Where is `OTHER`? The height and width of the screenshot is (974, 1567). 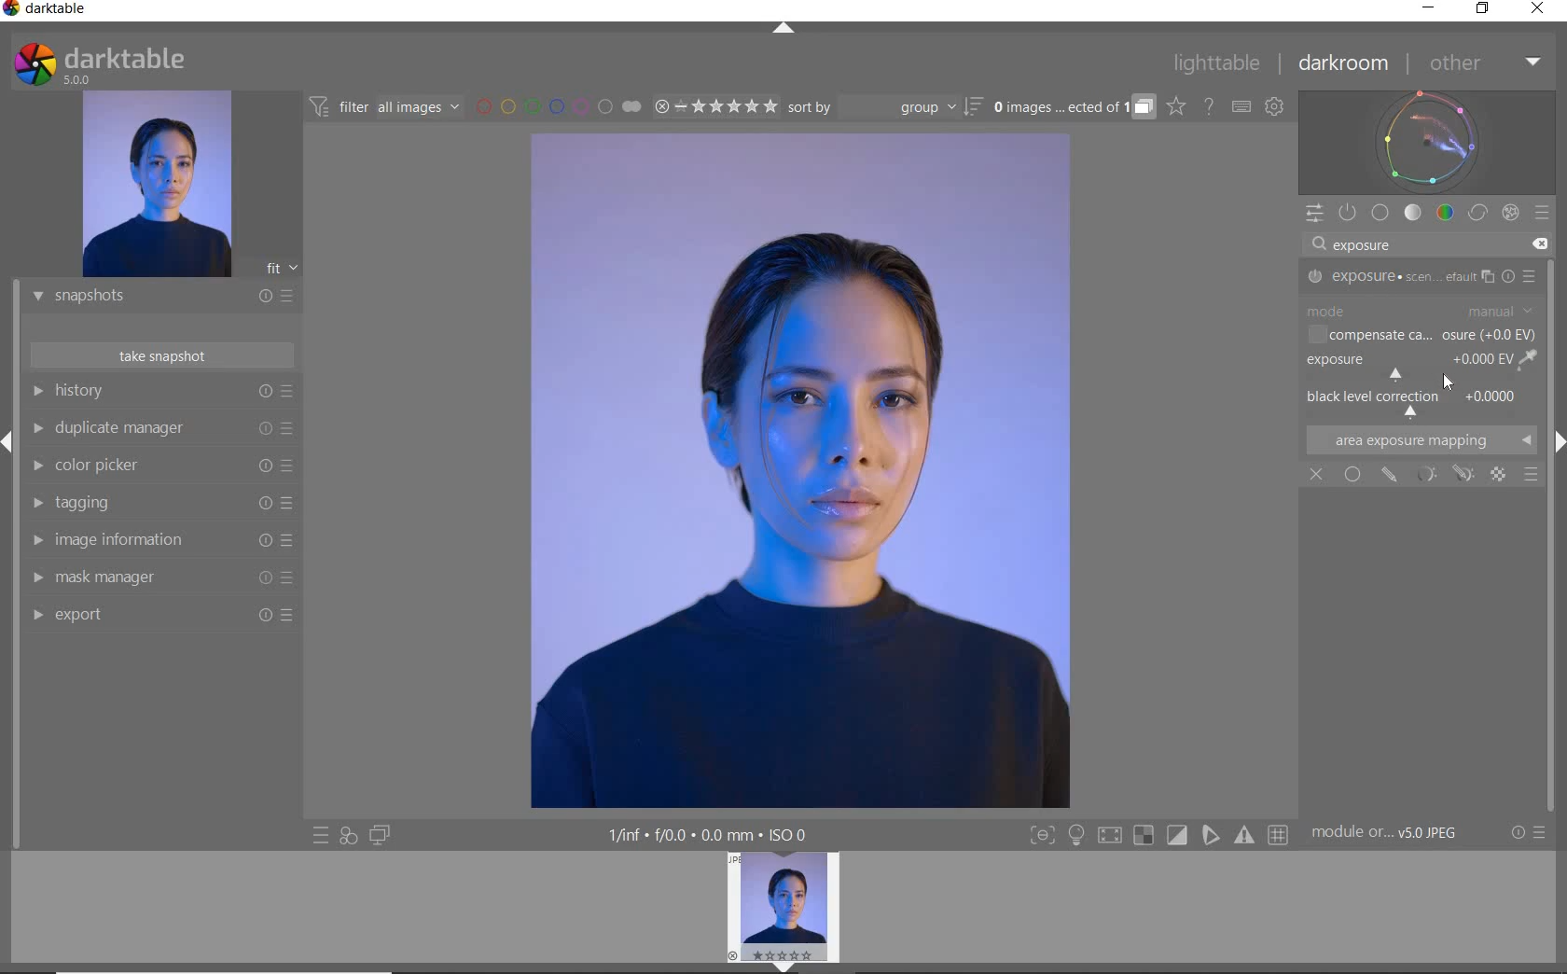
OTHER is located at coordinates (1483, 64).